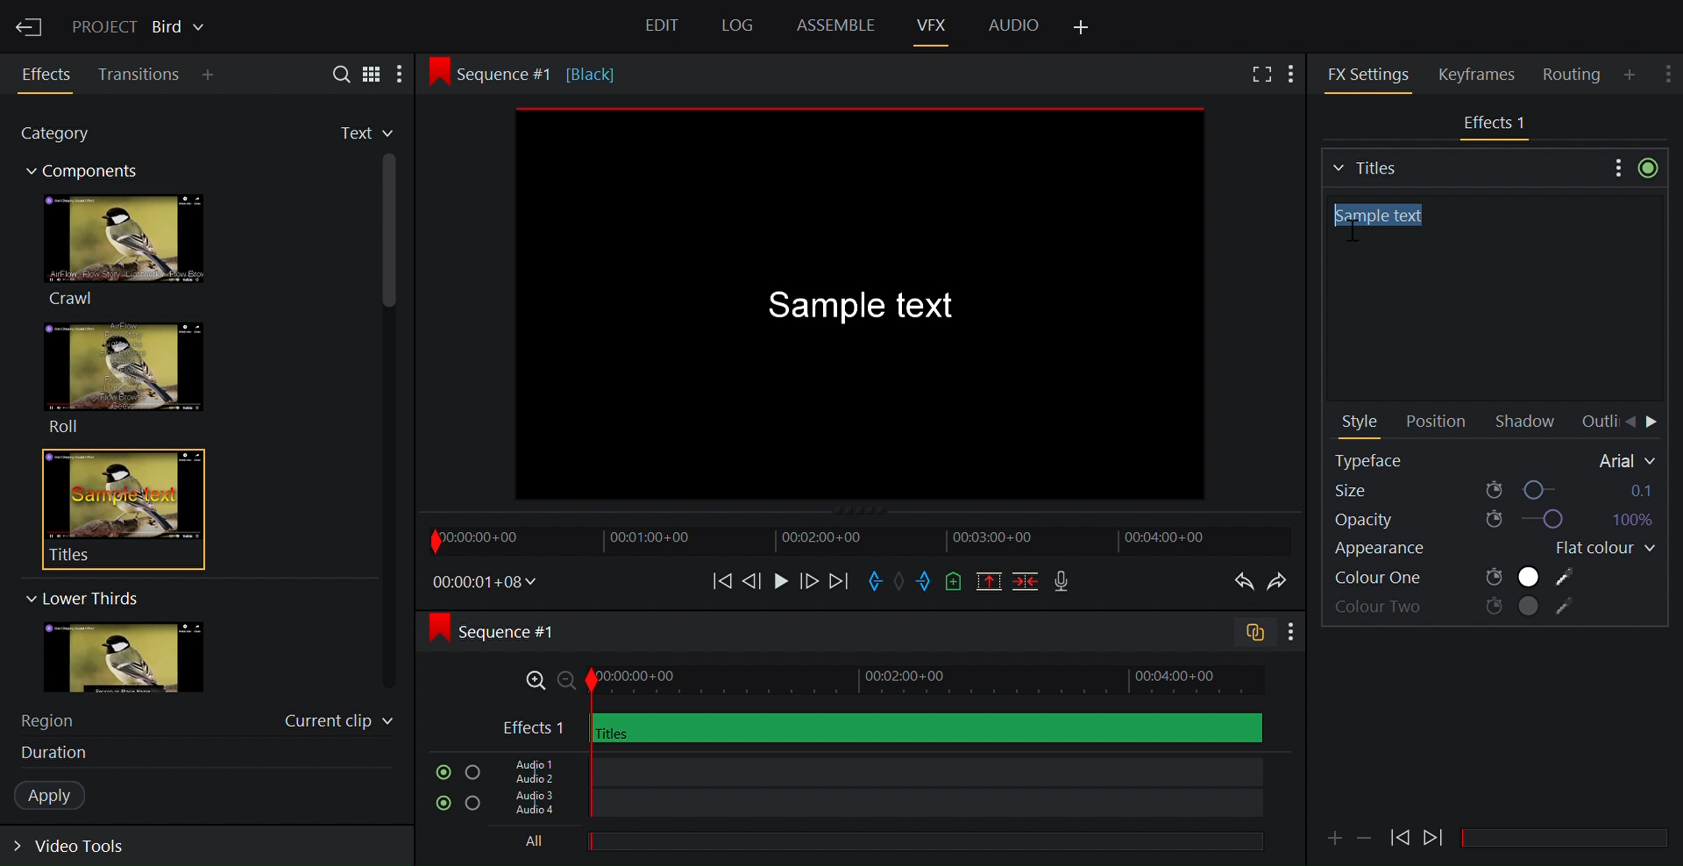  Describe the element at coordinates (1484, 74) in the screenshot. I see `Keyframes` at that location.